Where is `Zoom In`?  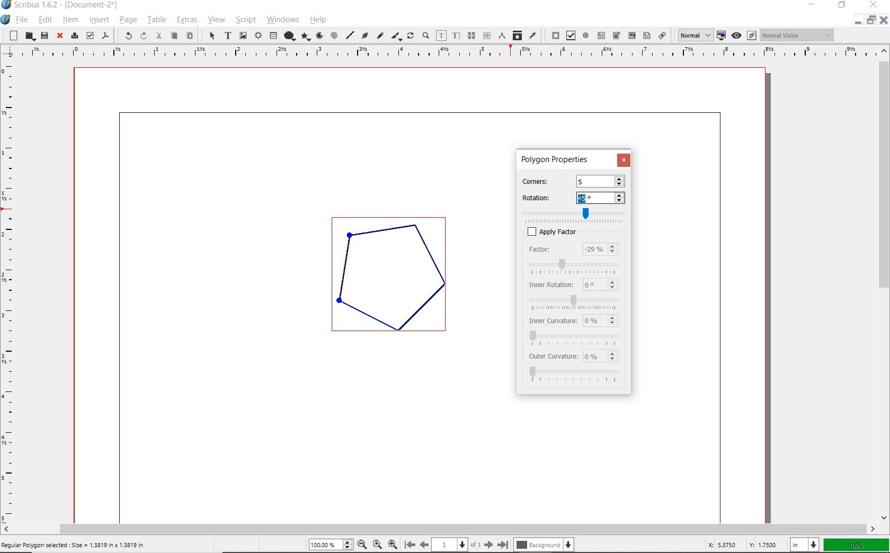
Zoom In is located at coordinates (394, 544).